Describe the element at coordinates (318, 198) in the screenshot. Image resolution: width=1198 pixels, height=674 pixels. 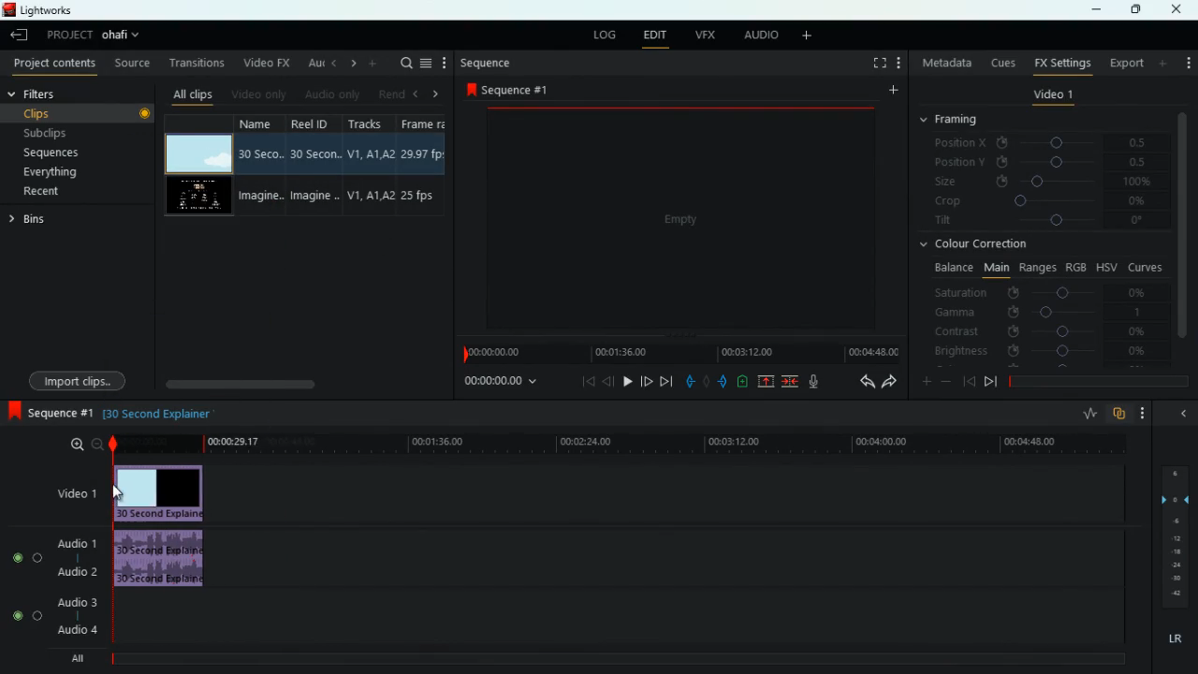
I see `Imagine..` at that location.